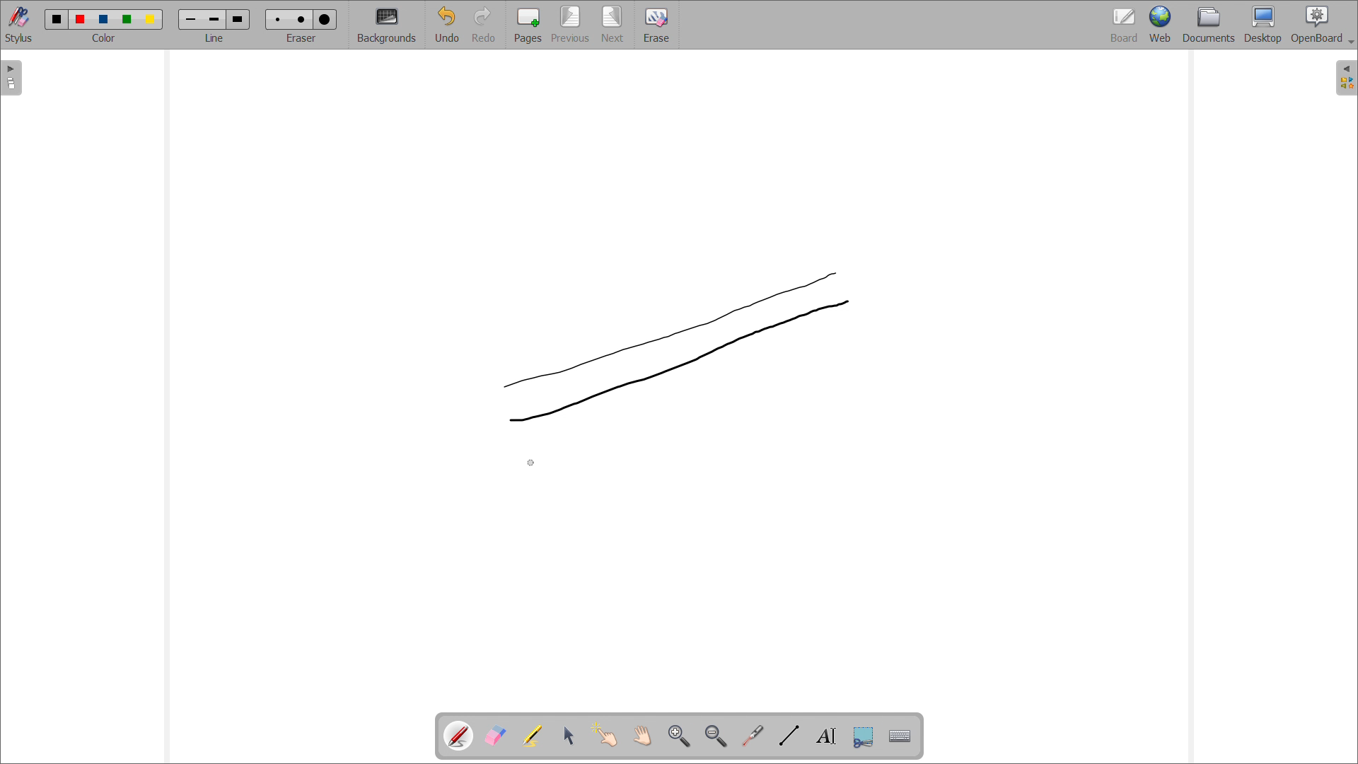 The height and width of the screenshot is (764, 1358). What do you see at coordinates (325, 20) in the screenshot?
I see `Eraser size` at bounding box center [325, 20].